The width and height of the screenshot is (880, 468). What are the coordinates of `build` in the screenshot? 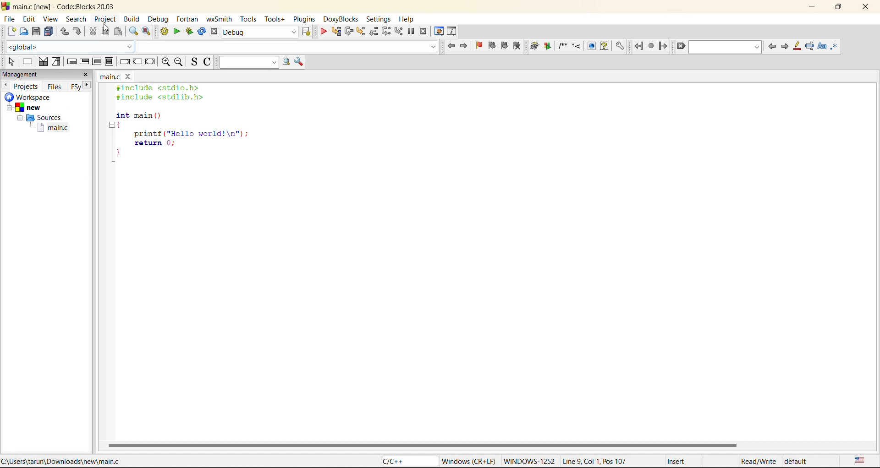 It's located at (132, 19).